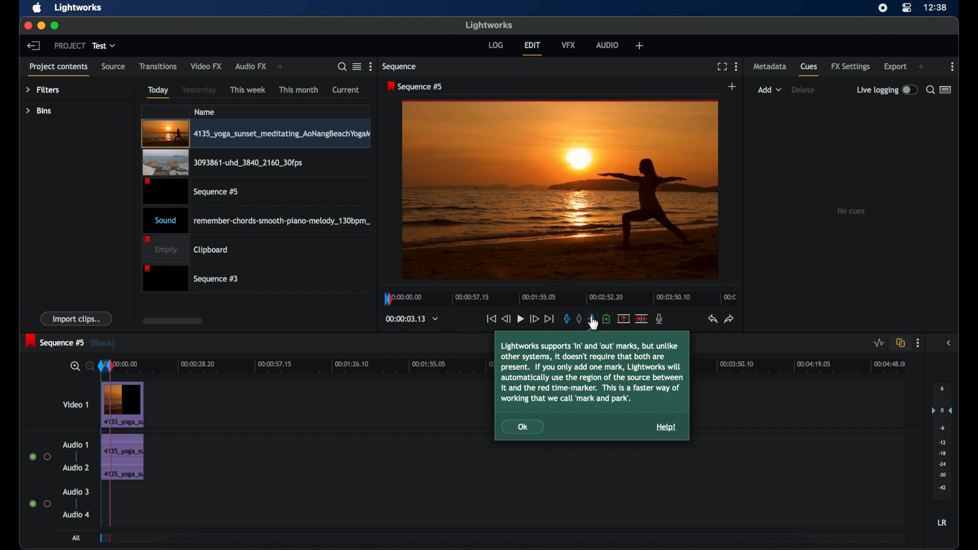 Image resolution: width=978 pixels, height=550 pixels. I want to click on name, so click(205, 112).